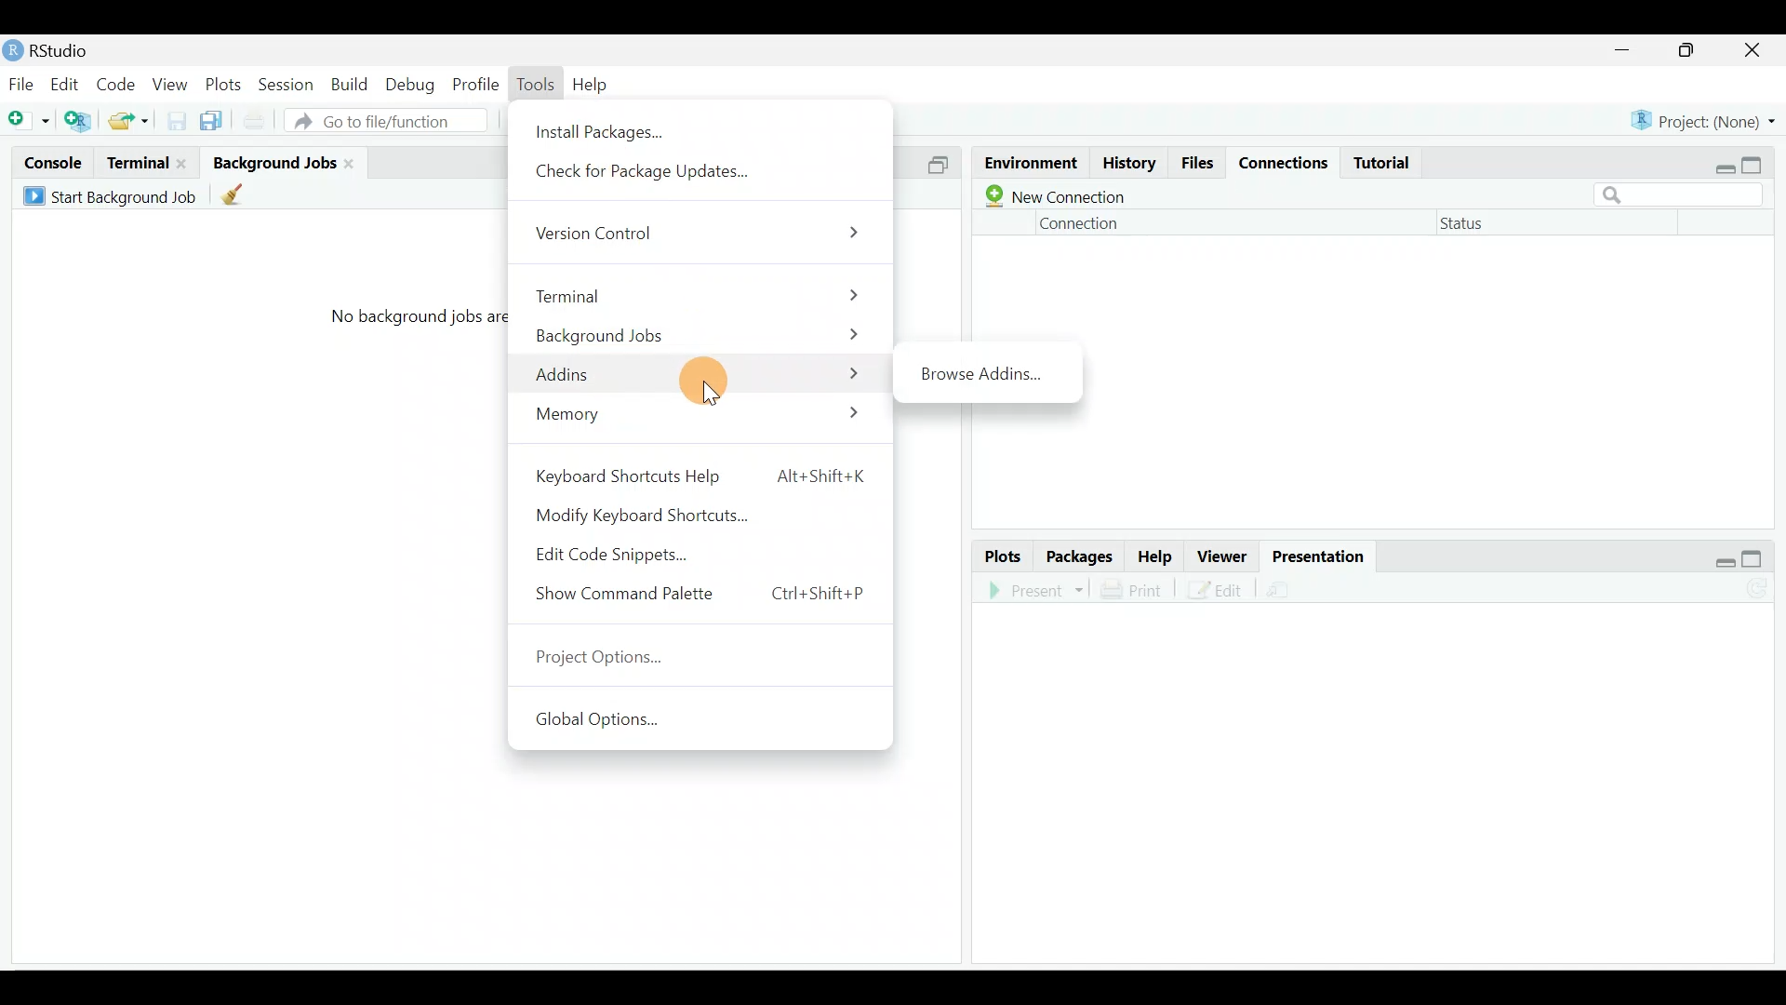  Describe the element at coordinates (1032, 159) in the screenshot. I see `Environment` at that location.